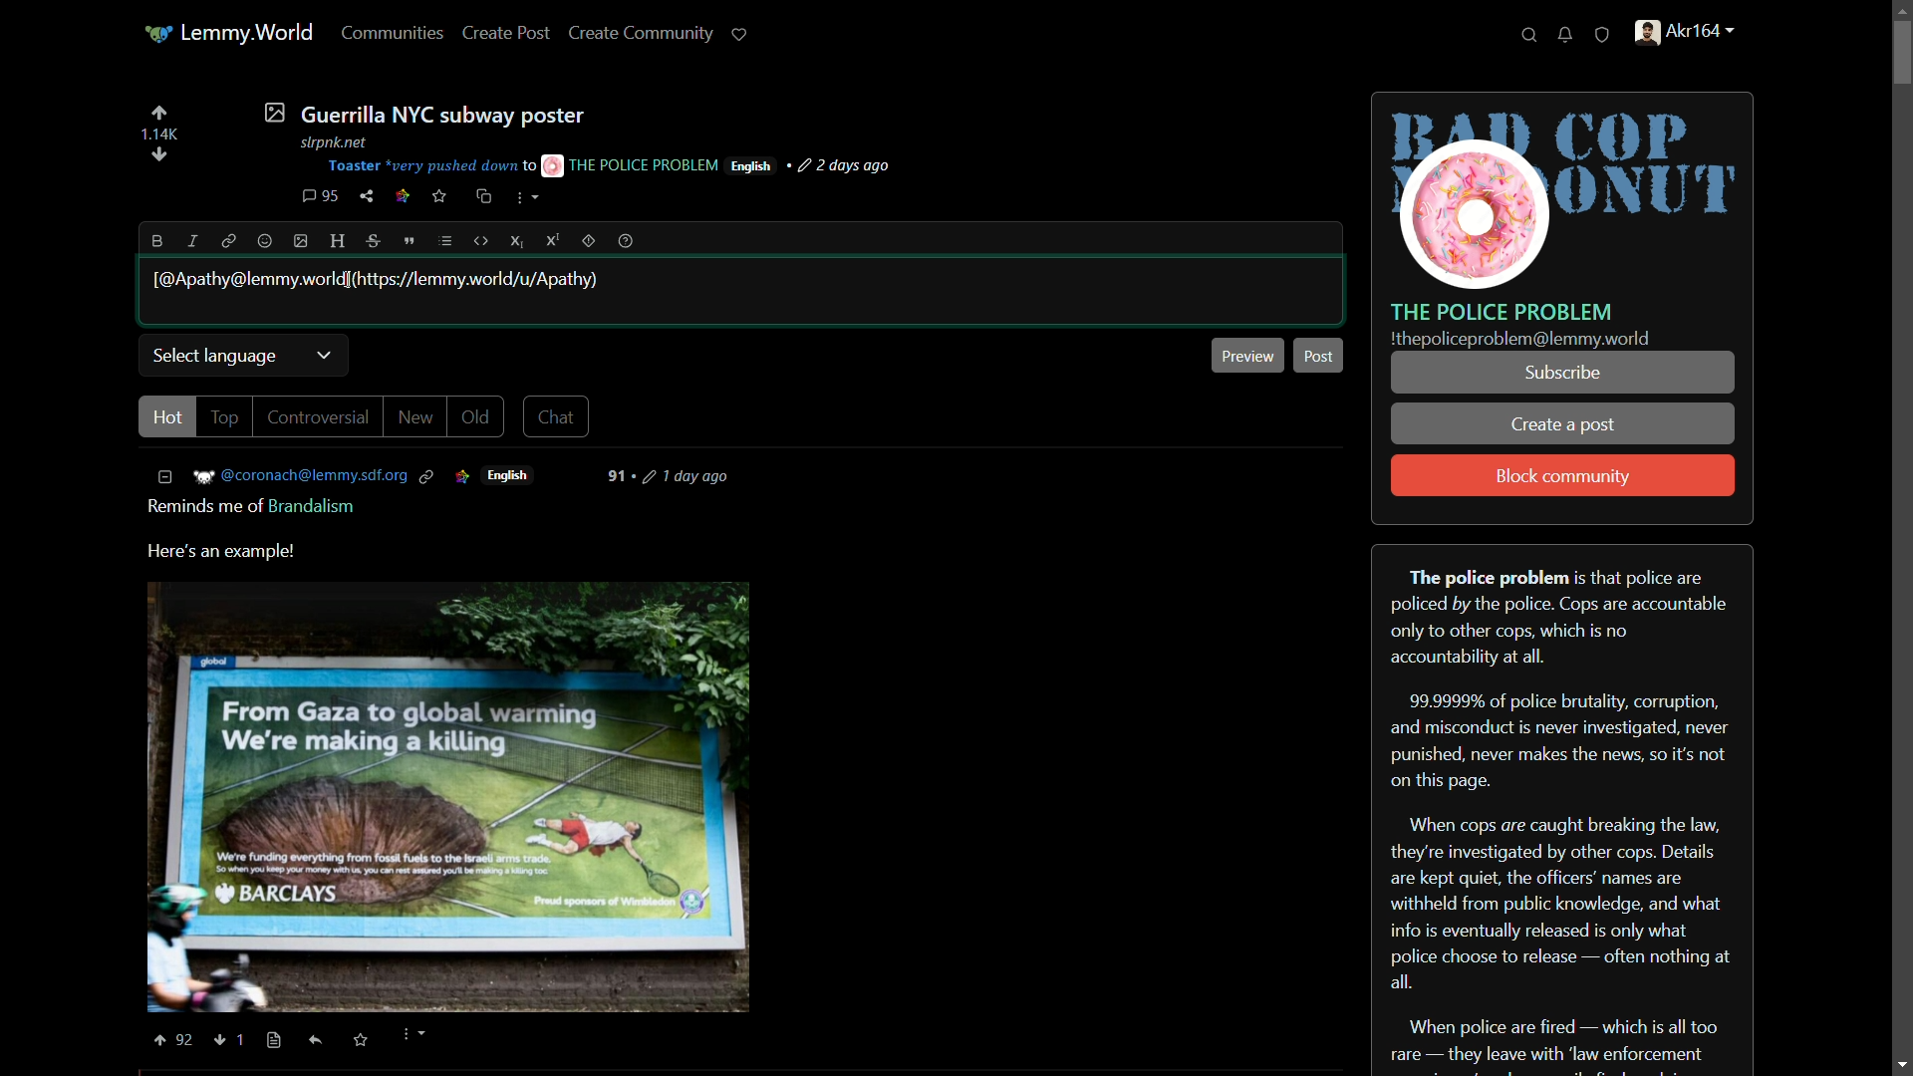 The width and height of the screenshot is (1913, 1076). I want to click on quote, so click(410, 241).